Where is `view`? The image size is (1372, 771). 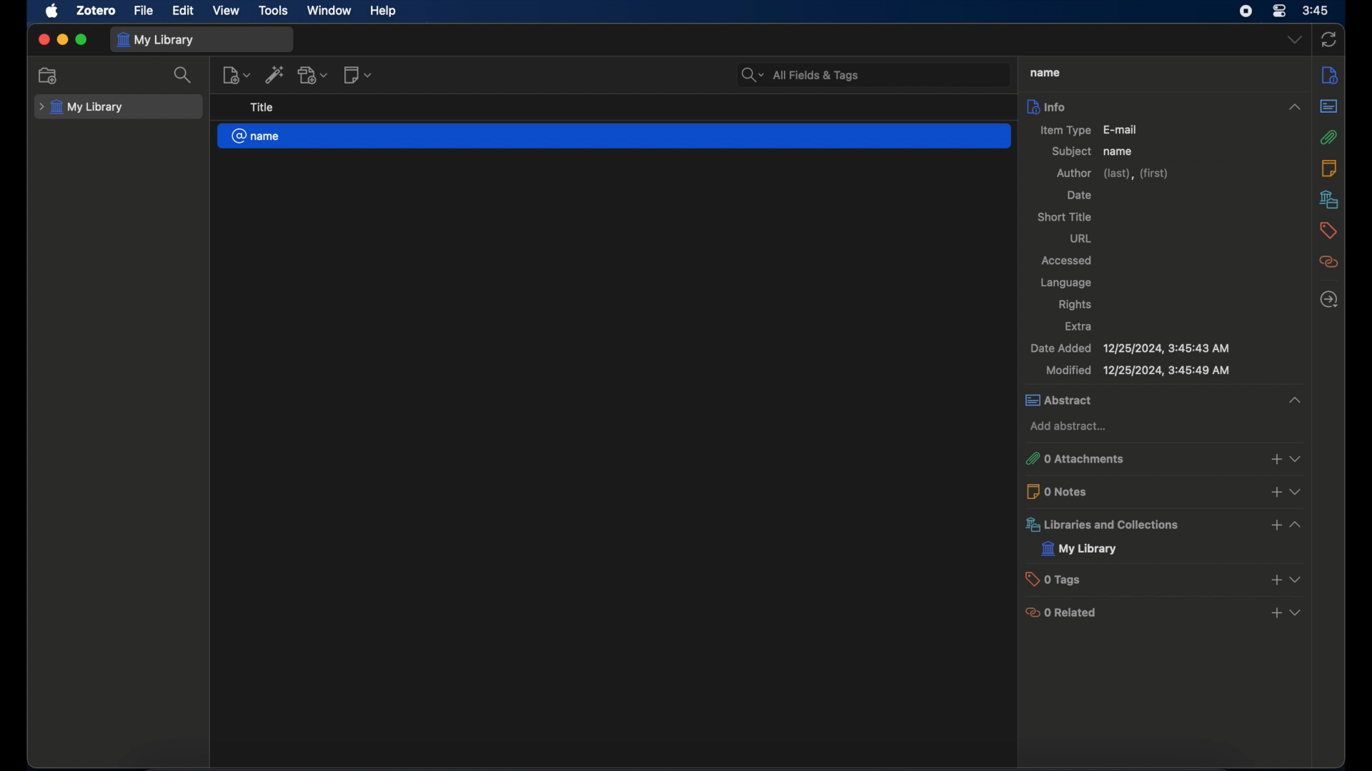 view is located at coordinates (227, 11).